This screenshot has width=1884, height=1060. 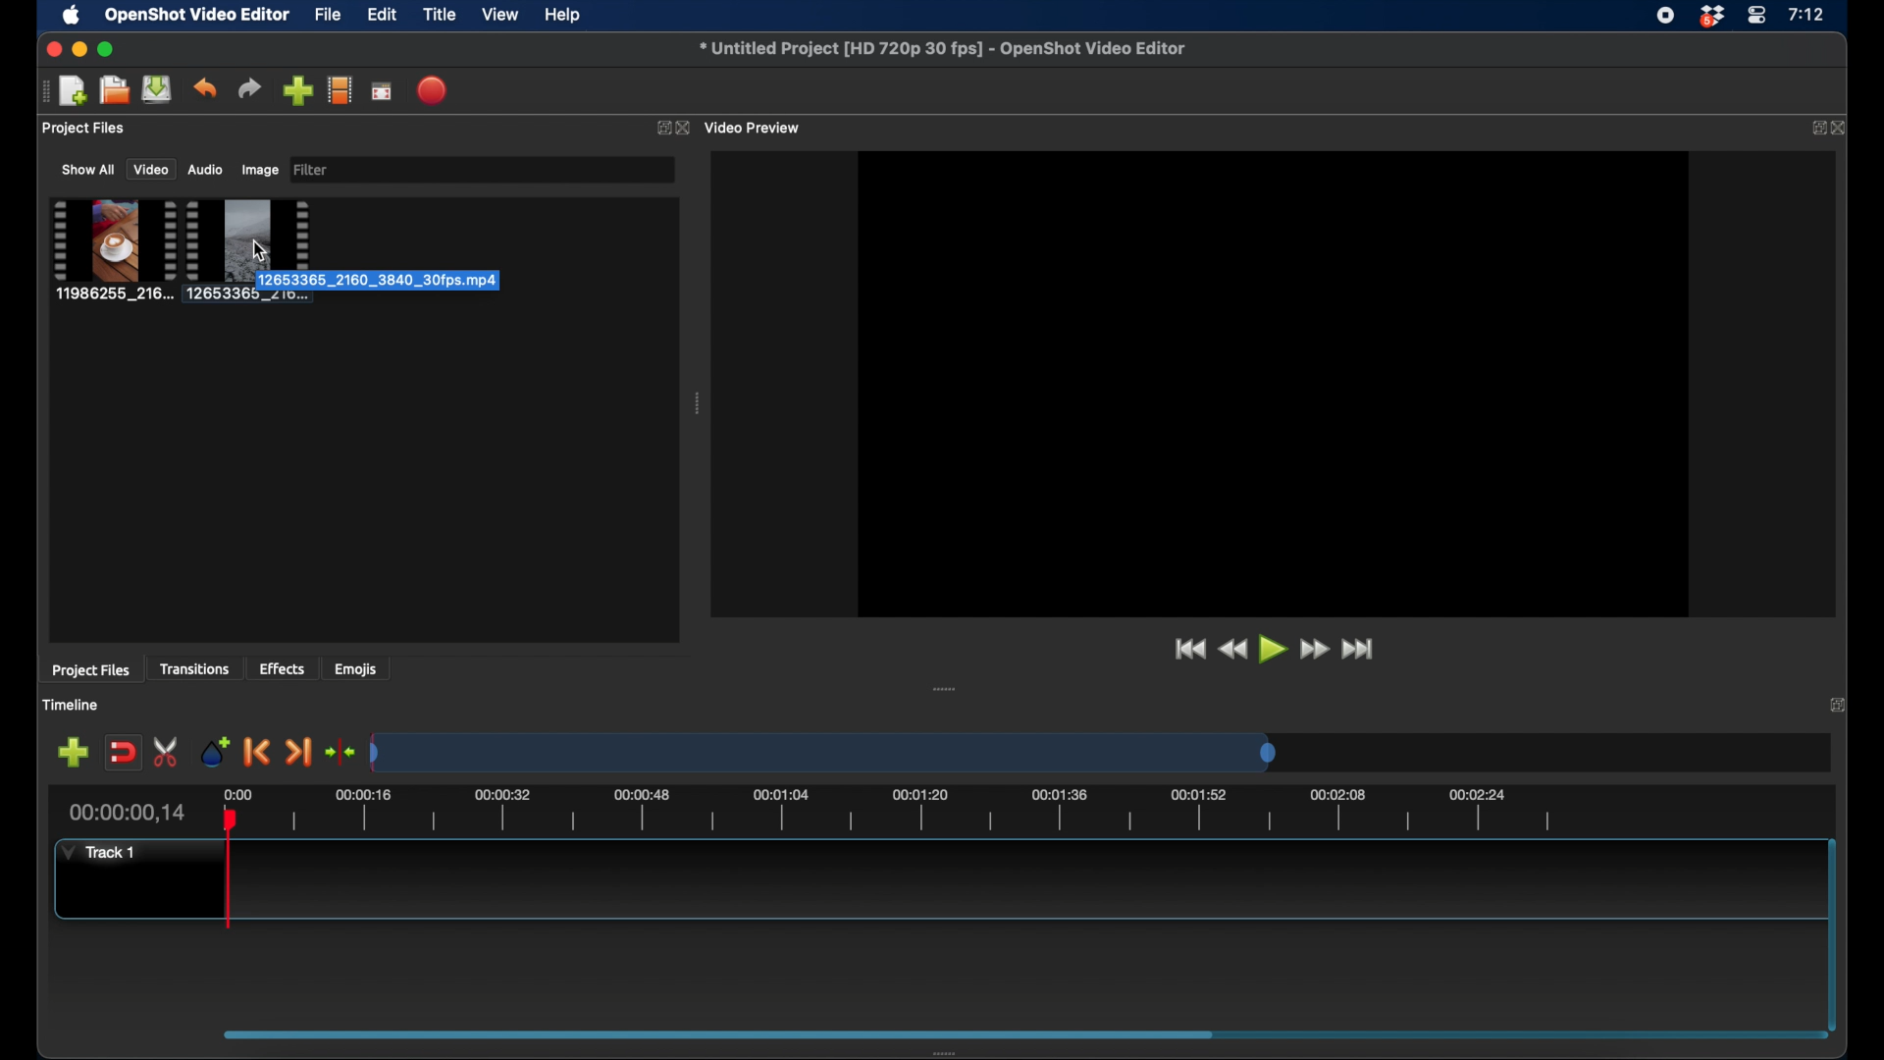 I want to click on choose profile, so click(x=340, y=89).